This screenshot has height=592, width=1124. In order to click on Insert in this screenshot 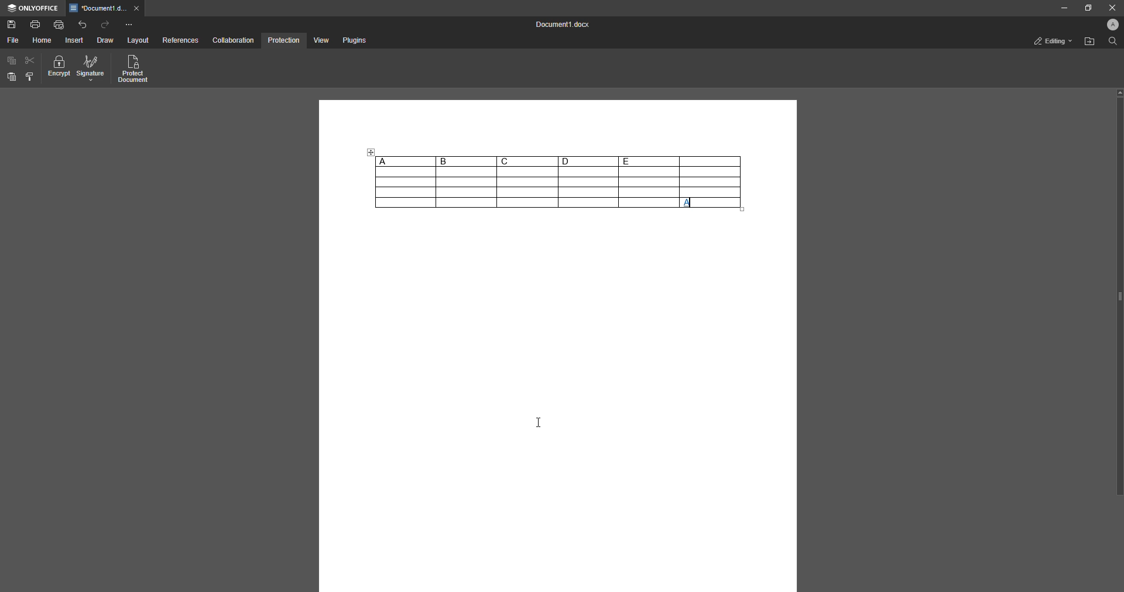, I will do `click(75, 40)`.